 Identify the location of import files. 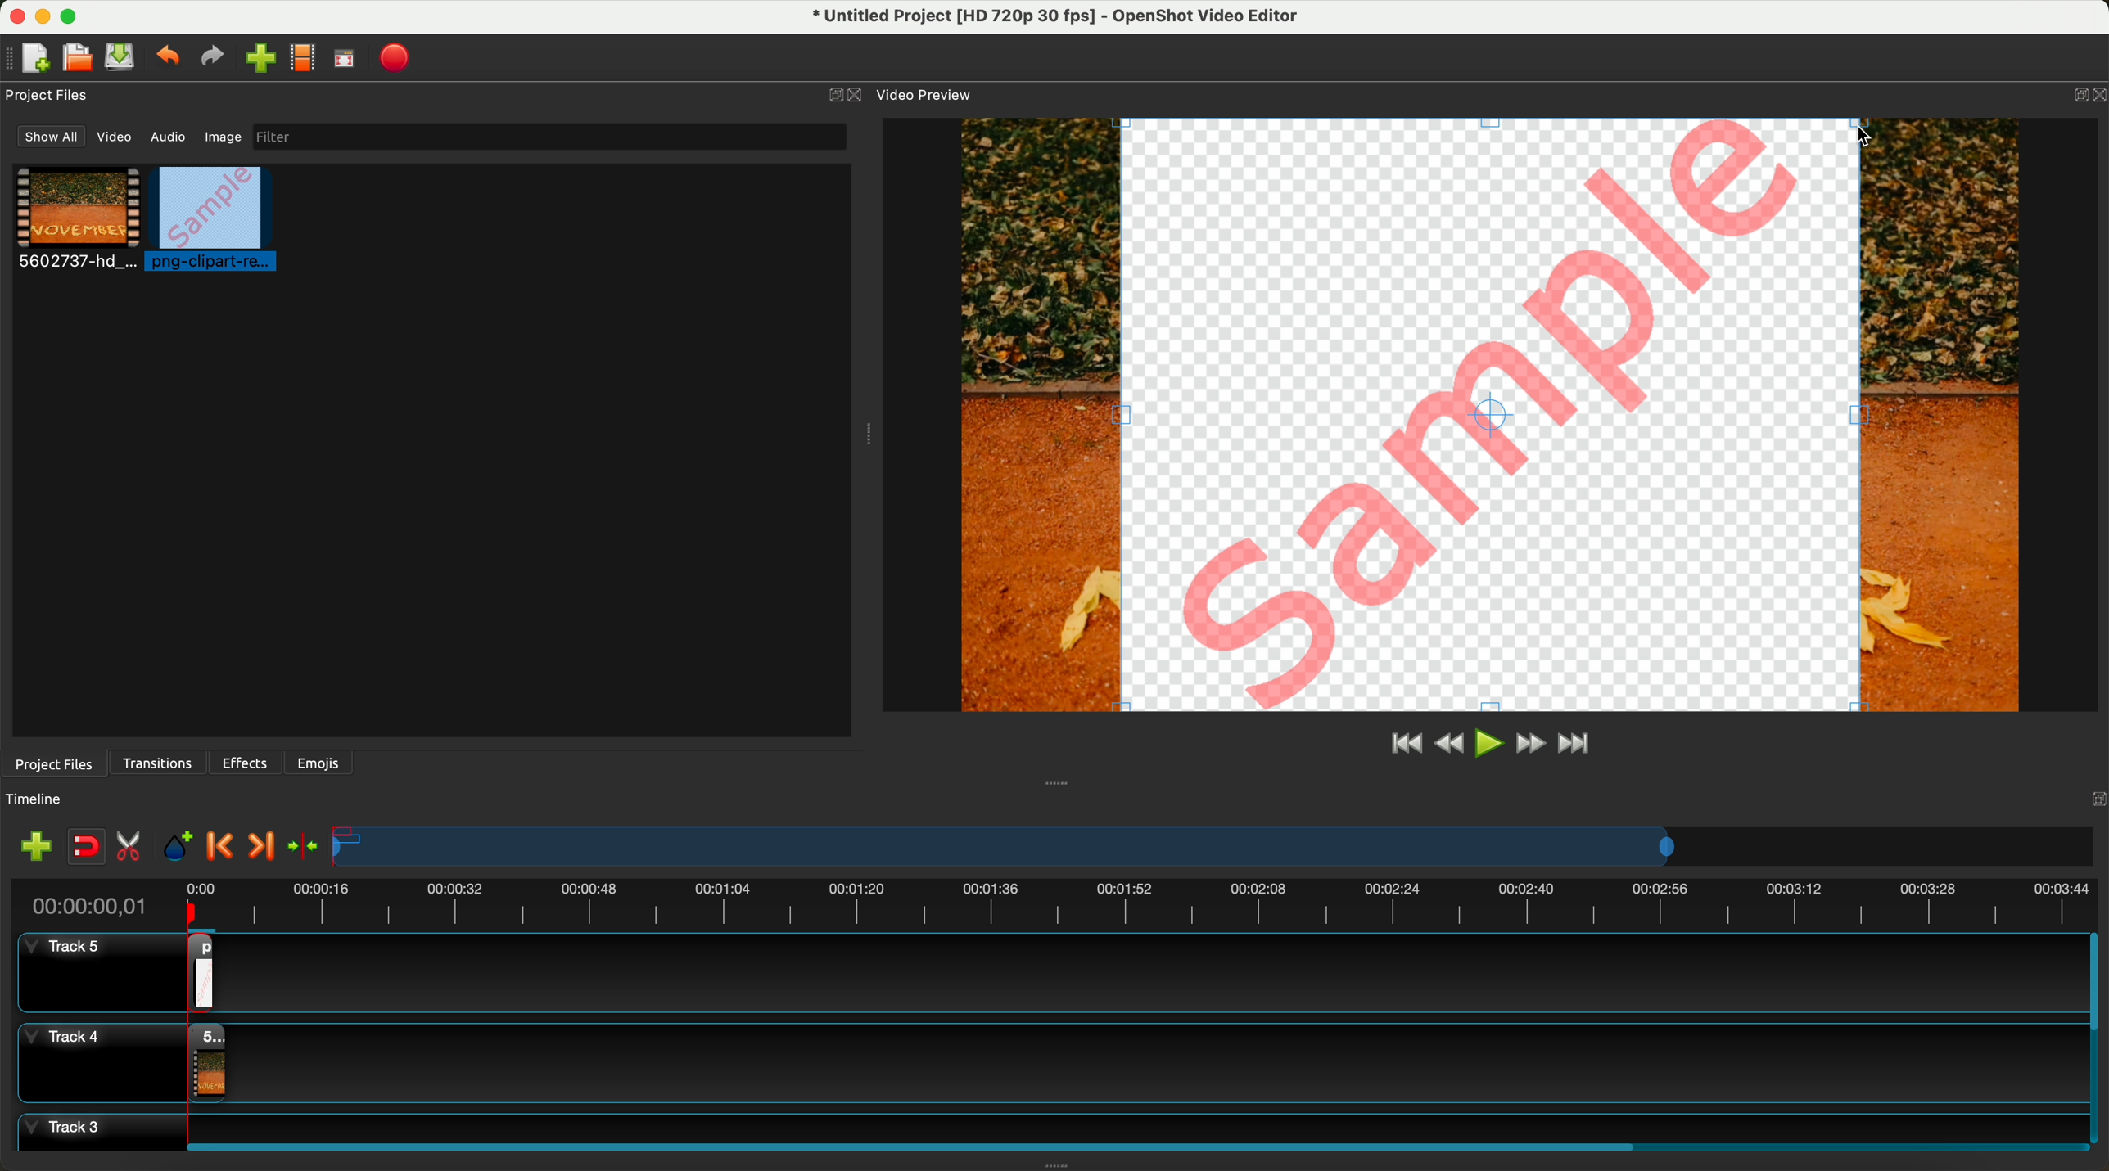
(31, 845).